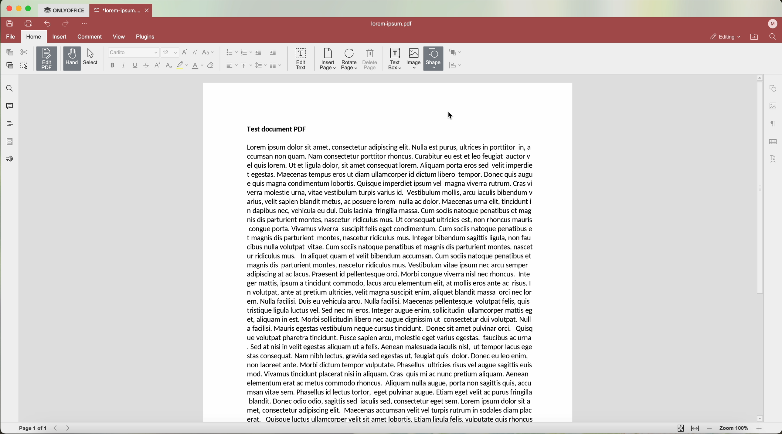 The width and height of the screenshot is (782, 434). What do you see at coordinates (771, 24) in the screenshot?
I see `profile` at bounding box center [771, 24].